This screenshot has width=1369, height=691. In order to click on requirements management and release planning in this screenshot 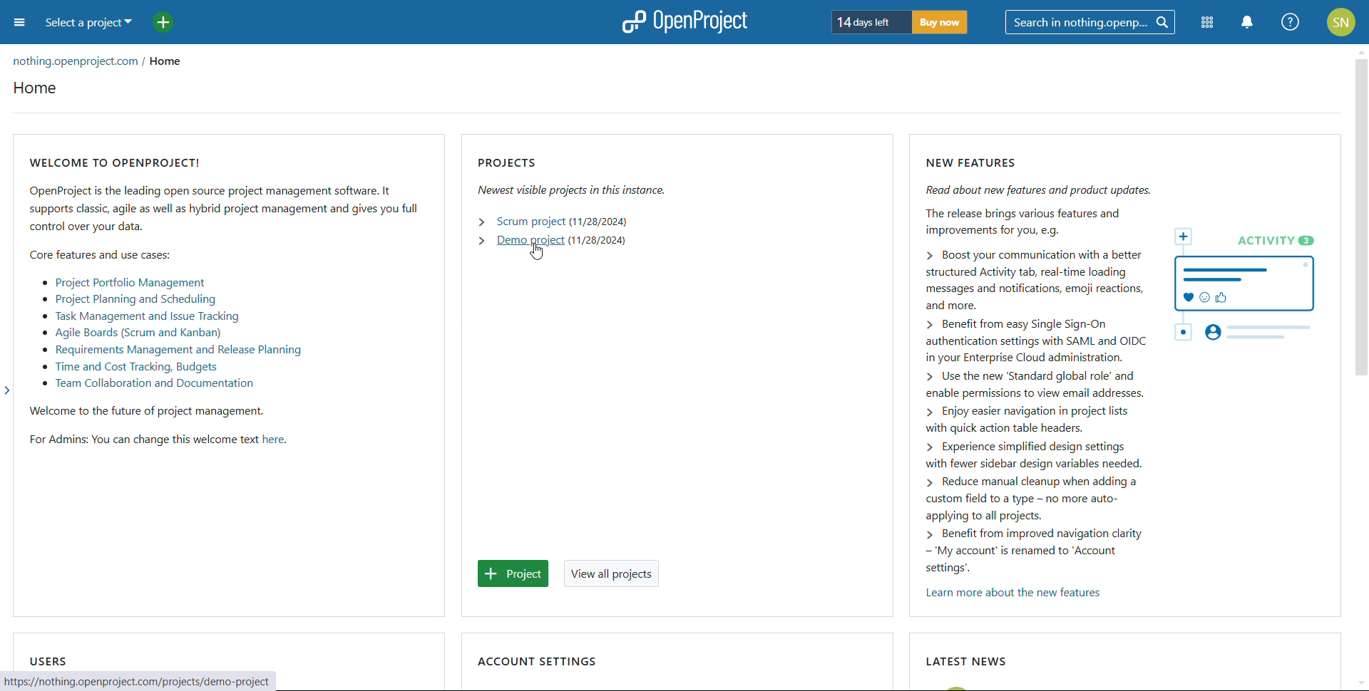, I will do `click(169, 350)`.